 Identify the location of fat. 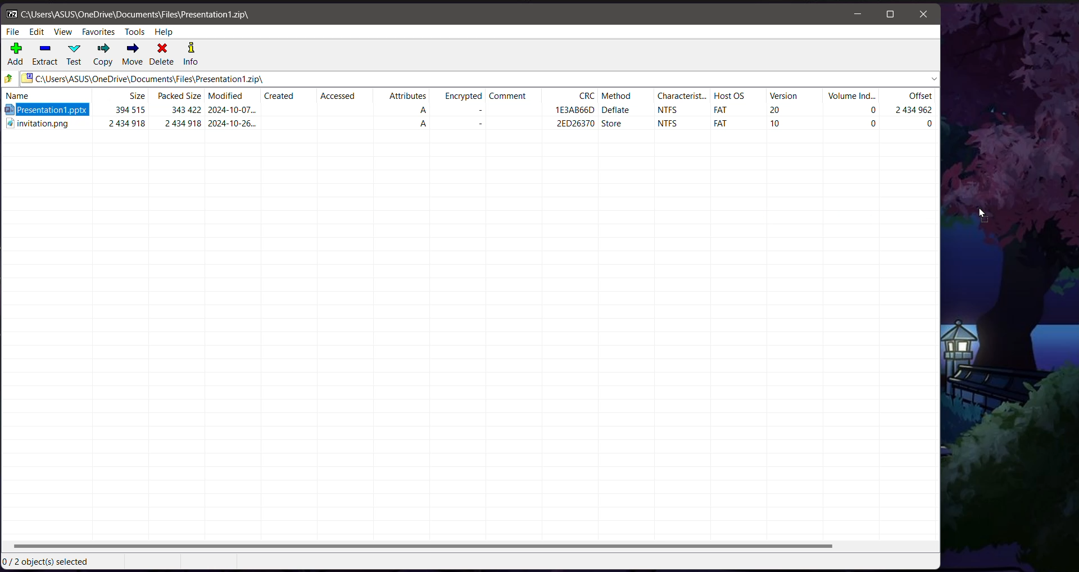
(720, 109).